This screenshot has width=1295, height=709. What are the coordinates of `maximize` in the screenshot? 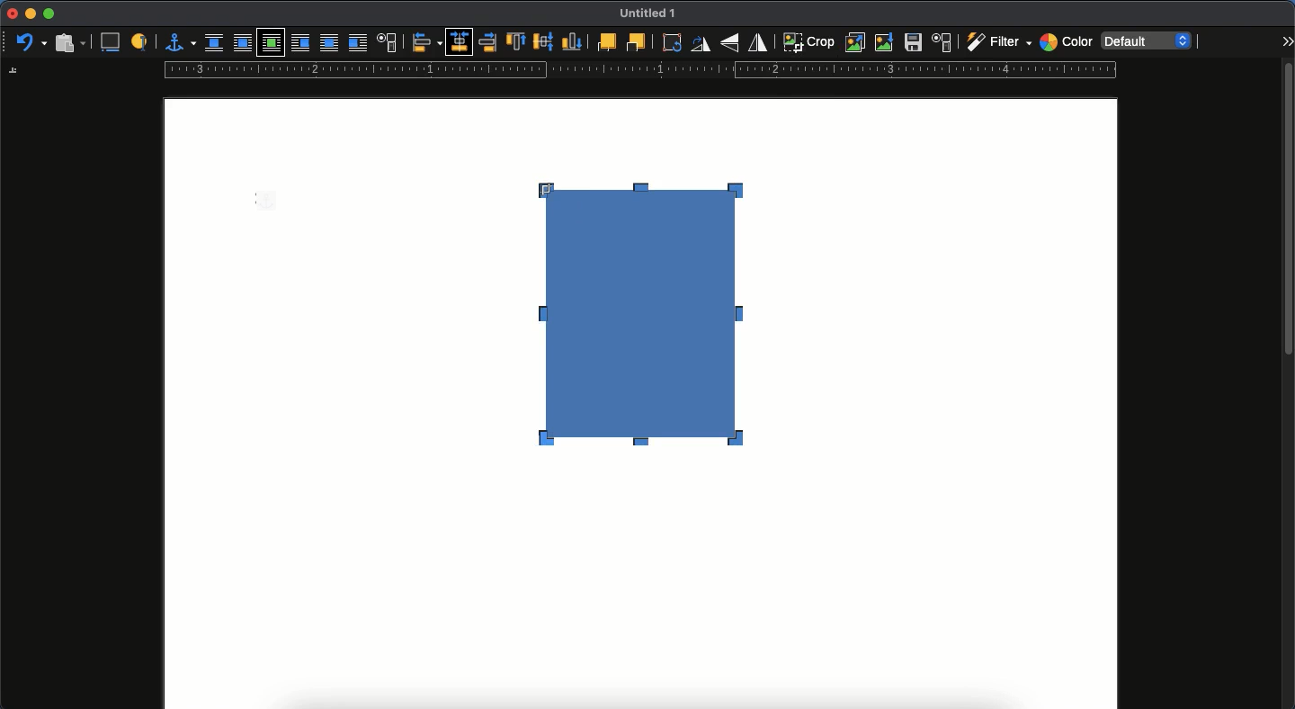 It's located at (49, 14).